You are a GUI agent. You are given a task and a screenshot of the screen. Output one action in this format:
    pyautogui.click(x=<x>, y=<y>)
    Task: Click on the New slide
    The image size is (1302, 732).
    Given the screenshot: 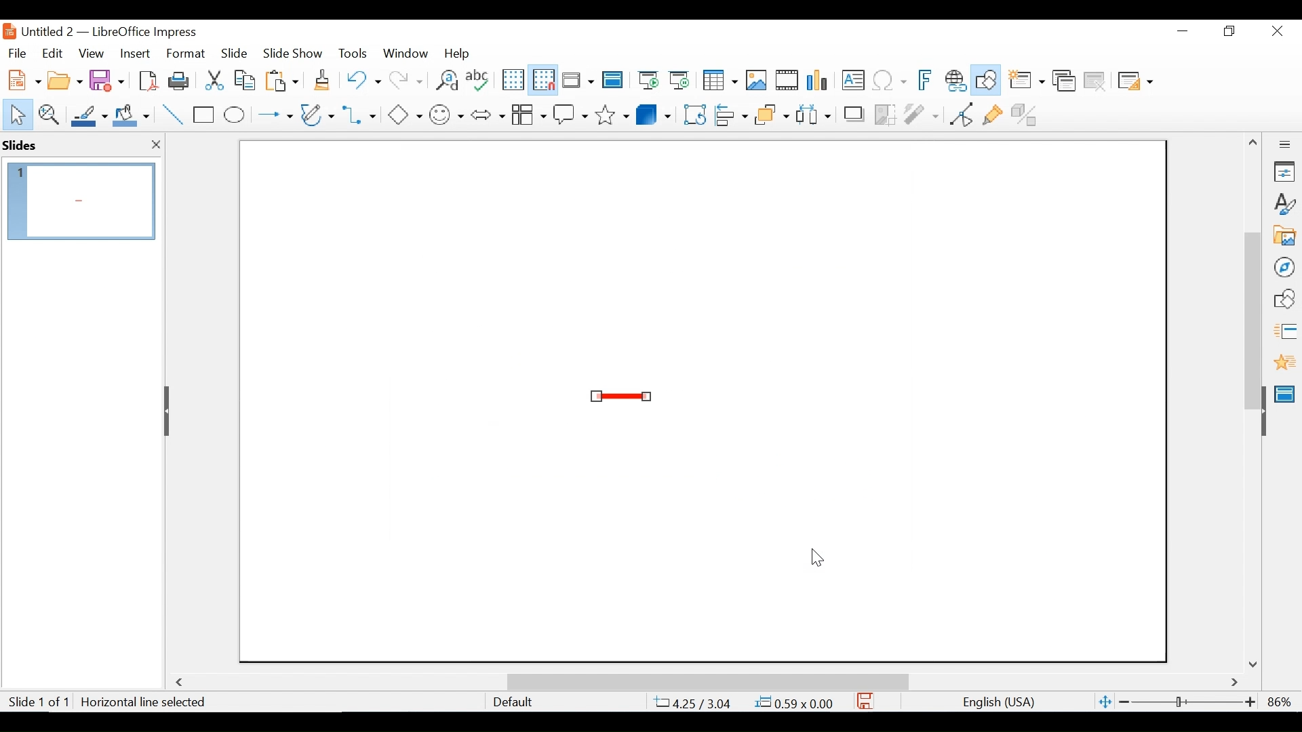 What is the action you would take?
    pyautogui.click(x=1026, y=81)
    